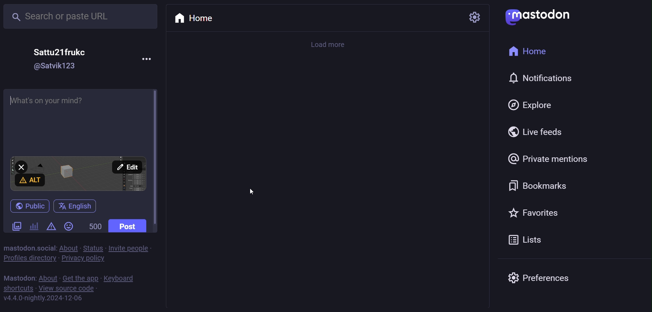 This screenshot has height=312, width=652. Describe the element at coordinates (82, 260) in the screenshot. I see `privacy` at that location.